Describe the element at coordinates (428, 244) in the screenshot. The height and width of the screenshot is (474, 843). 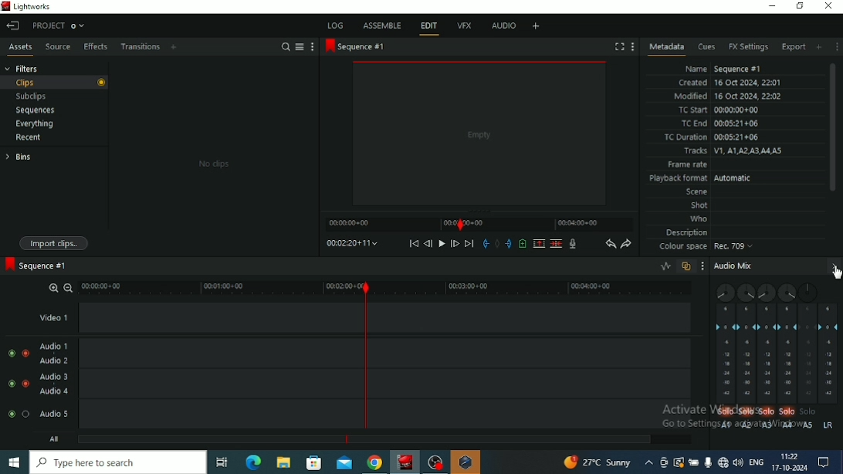
I see `Nudge one frame back` at that location.